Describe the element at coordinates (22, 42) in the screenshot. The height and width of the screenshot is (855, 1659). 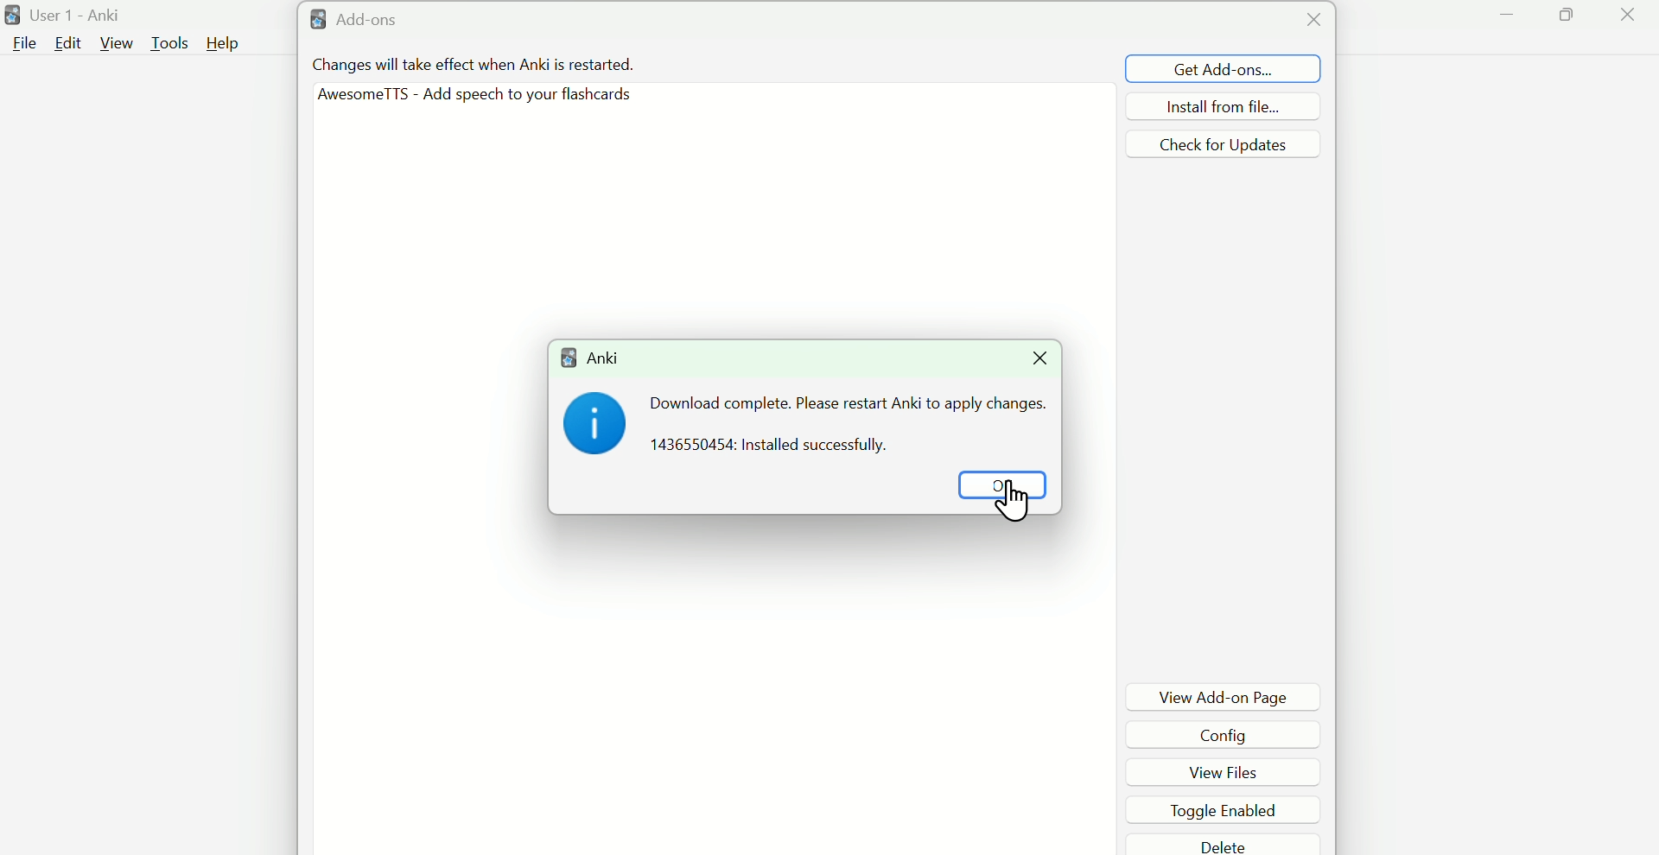
I see `File` at that location.